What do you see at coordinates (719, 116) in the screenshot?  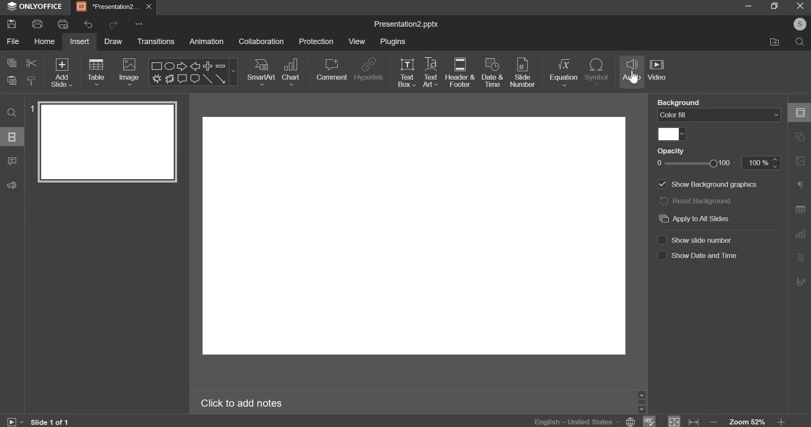 I see `background fill` at bounding box center [719, 116].